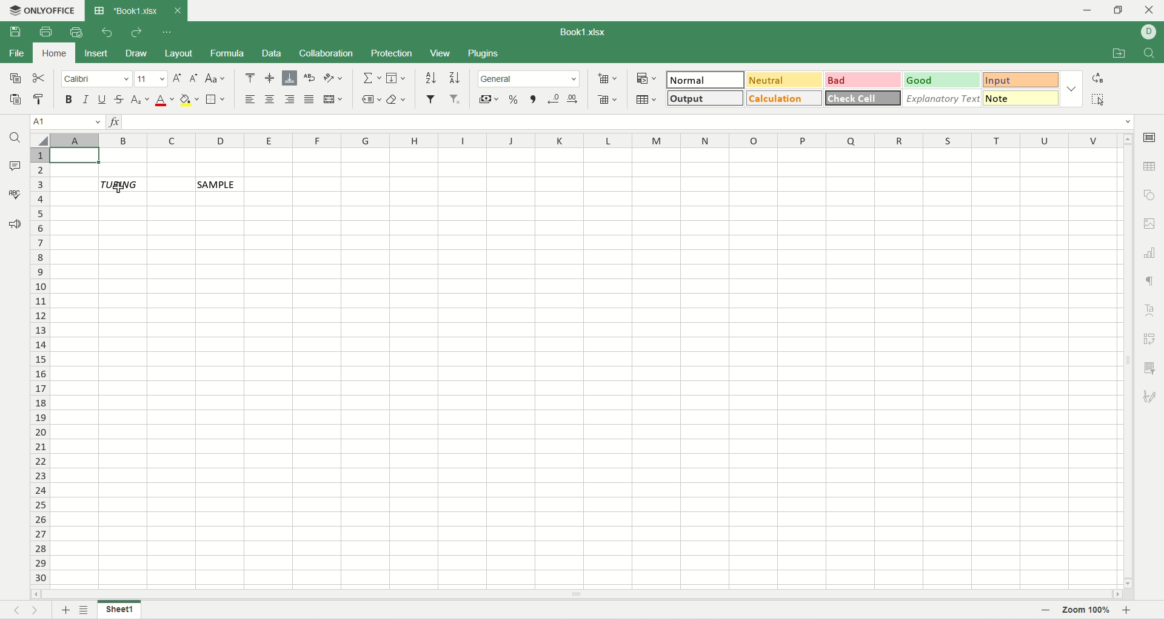 This screenshot has width=1164, height=620. I want to click on number format, so click(529, 78).